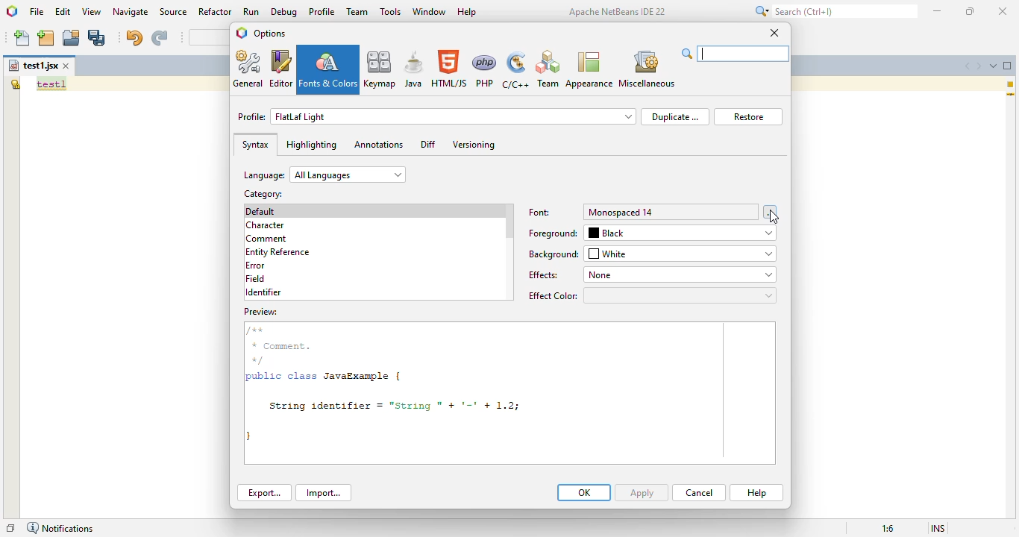 The height and width of the screenshot is (537, 1019). What do you see at coordinates (699, 492) in the screenshot?
I see `cancel` at bounding box center [699, 492].